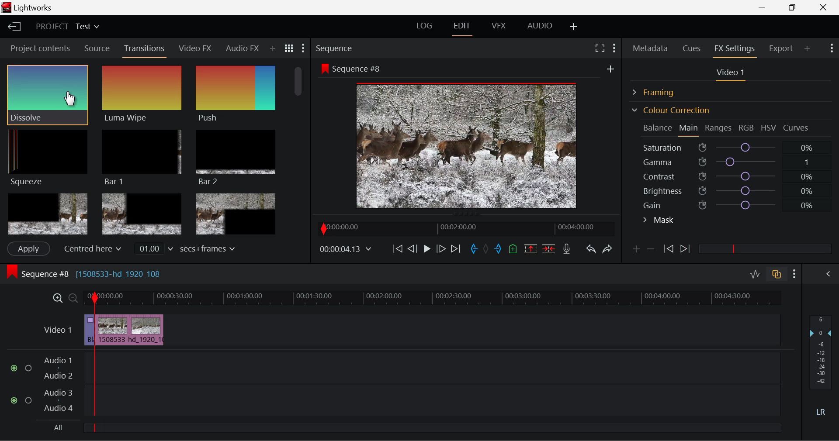 This screenshot has height=441, width=839. What do you see at coordinates (782, 48) in the screenshot?
I see `Export Panel` at bounding box center [782, 48].